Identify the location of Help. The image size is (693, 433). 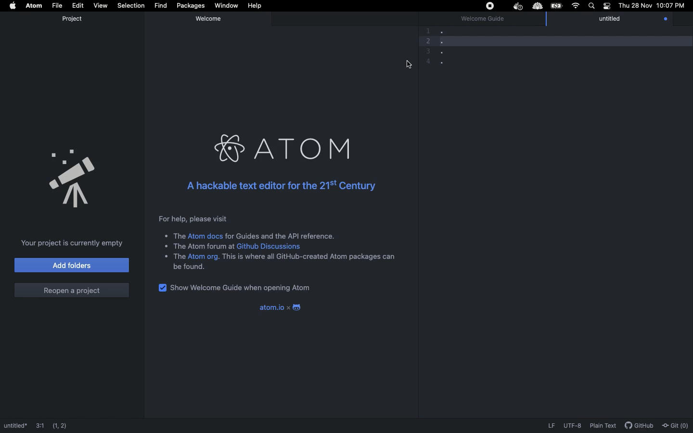
(256, 6).